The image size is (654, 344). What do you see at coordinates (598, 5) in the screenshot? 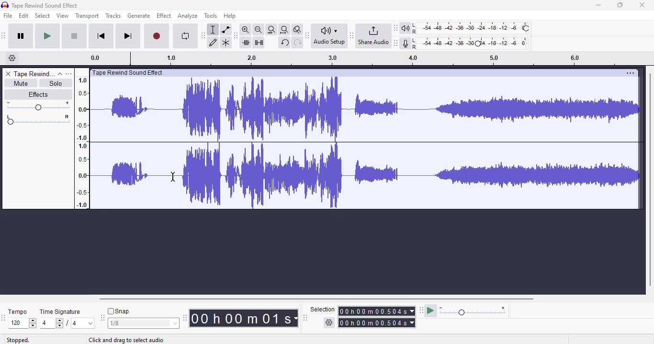
I see `minimize` at bounding box center [598, 5].